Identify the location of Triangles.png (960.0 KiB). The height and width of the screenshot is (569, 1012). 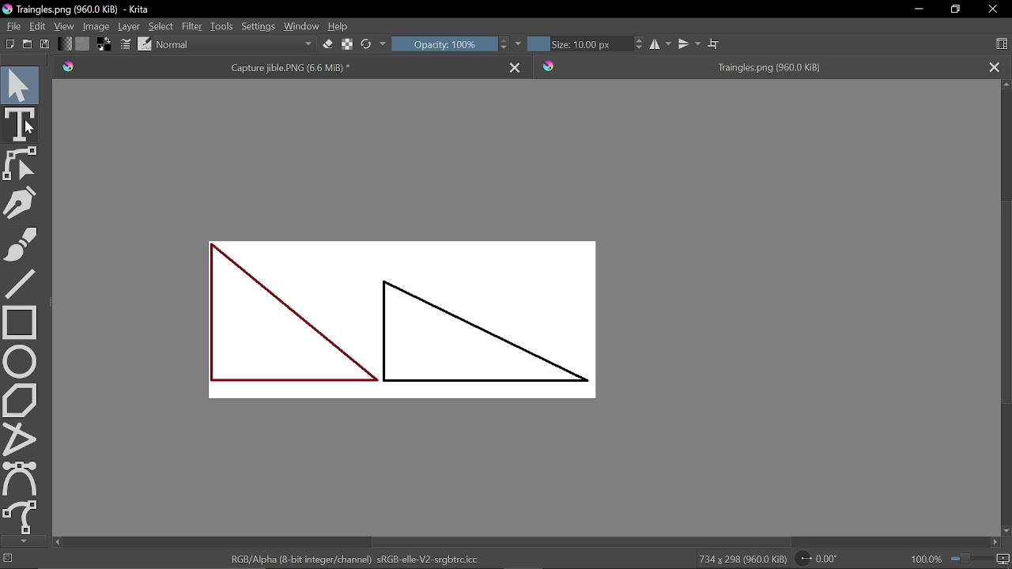
(93, 9).